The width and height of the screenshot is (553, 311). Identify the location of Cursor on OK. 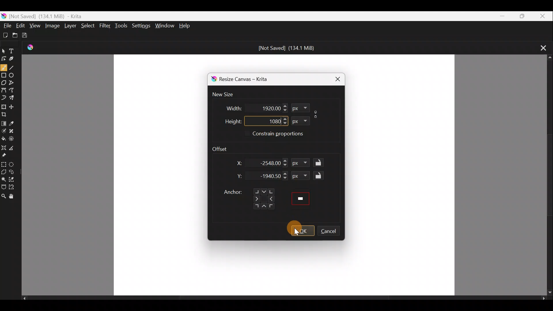
(296, 229).